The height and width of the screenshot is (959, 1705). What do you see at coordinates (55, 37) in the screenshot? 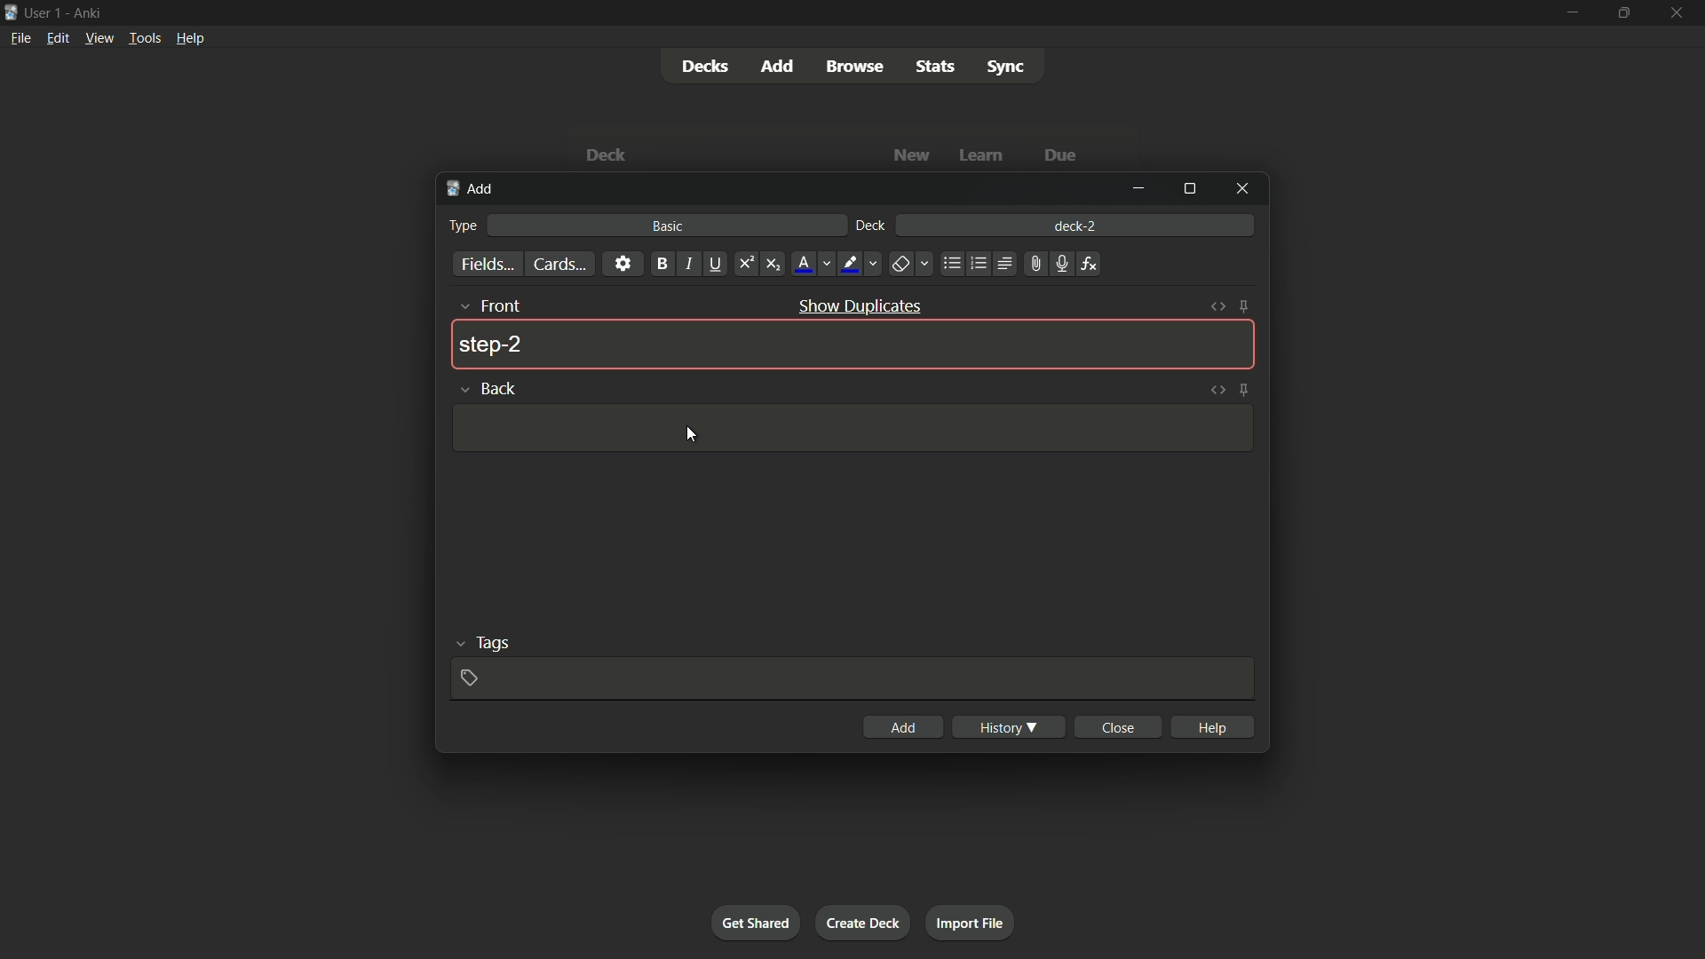
I see `edit menu` at bounding box center [55, 37].